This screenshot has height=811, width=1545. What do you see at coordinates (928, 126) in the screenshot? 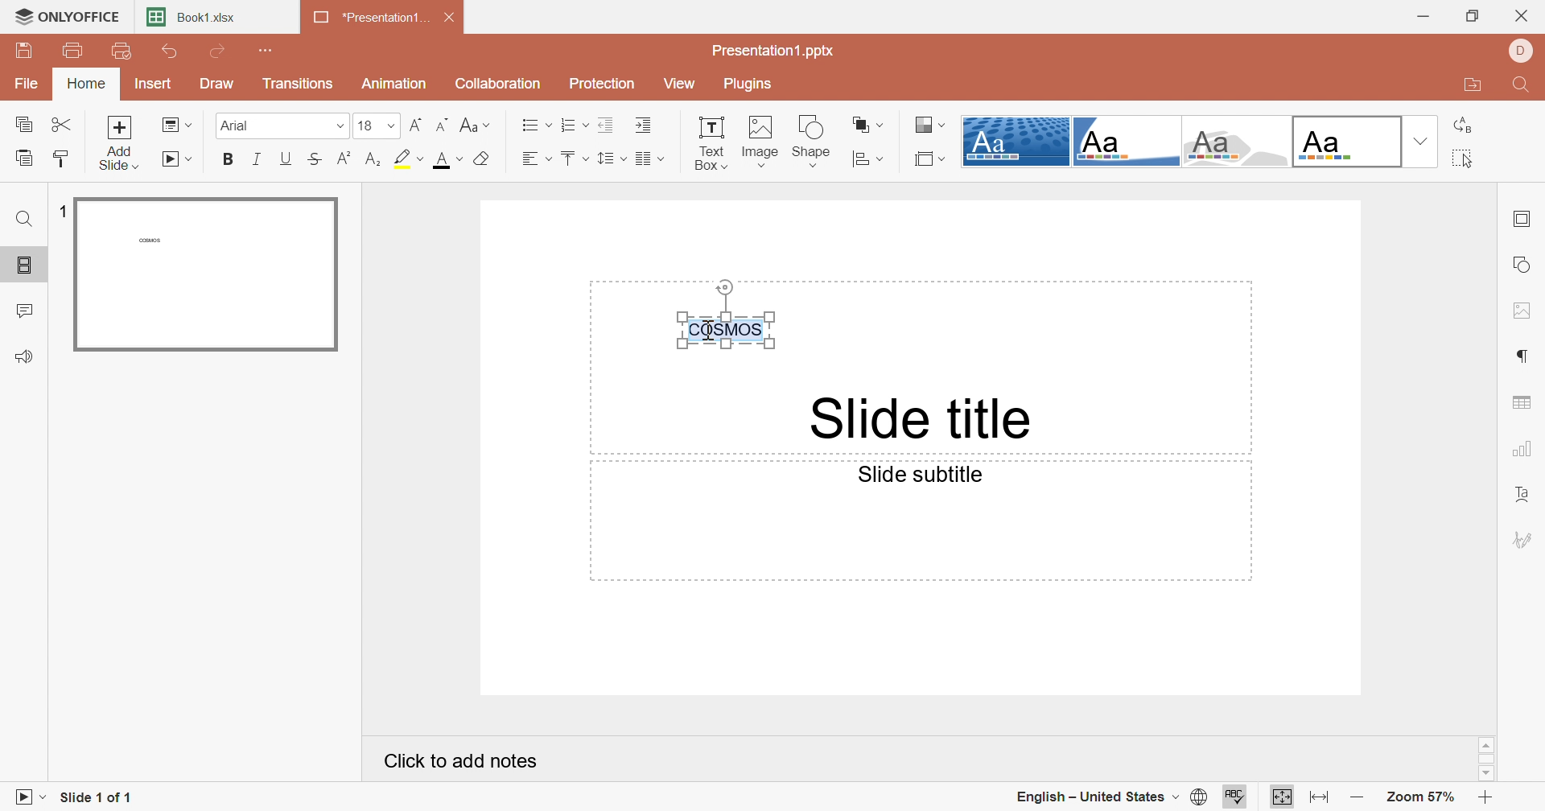
I see `Select color theme` at bounding box center [928, 126].